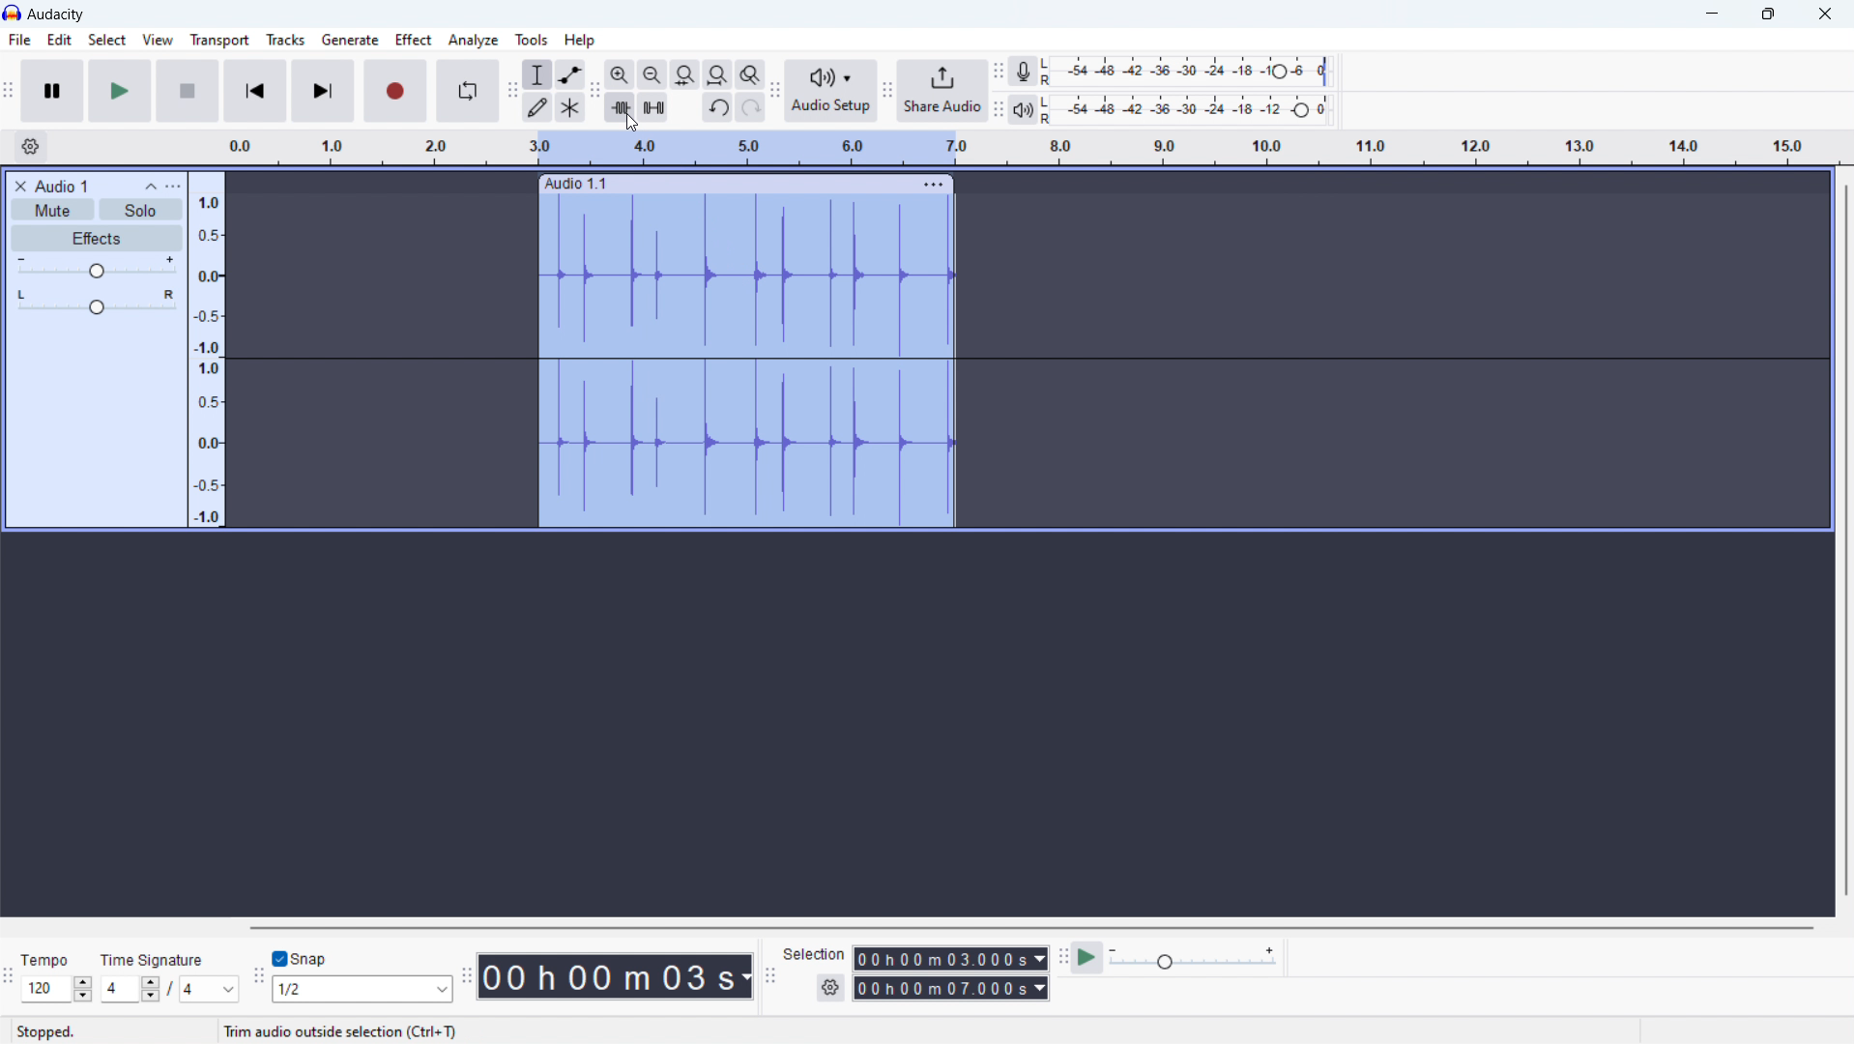  What do you see at coordinates (50, 958) in the screenshot?
I see `Tempo` at bounding box center [50, 958].